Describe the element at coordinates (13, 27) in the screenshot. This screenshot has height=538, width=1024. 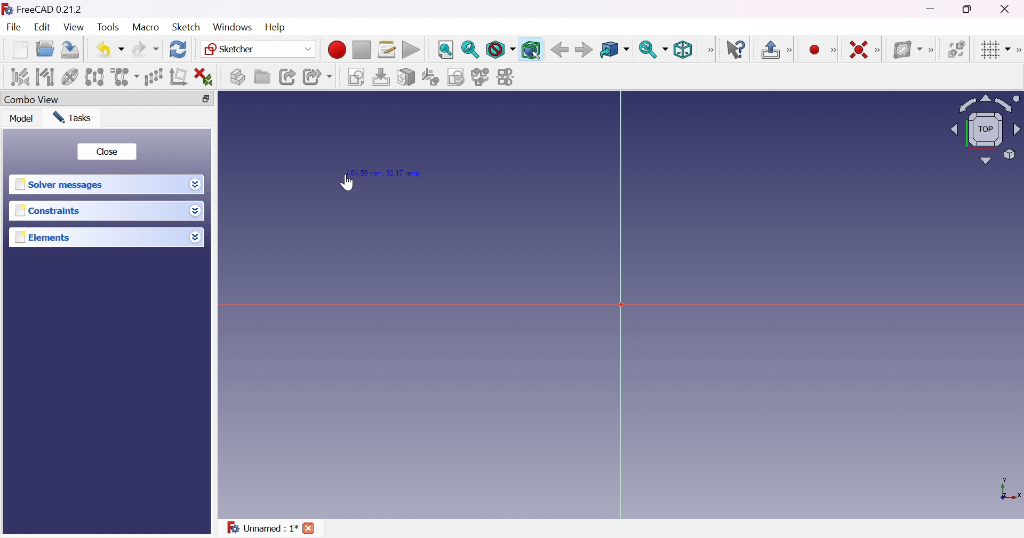
I see `File` at that location.